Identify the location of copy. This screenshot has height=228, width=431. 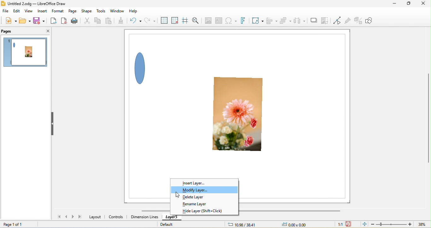
(98, 21).